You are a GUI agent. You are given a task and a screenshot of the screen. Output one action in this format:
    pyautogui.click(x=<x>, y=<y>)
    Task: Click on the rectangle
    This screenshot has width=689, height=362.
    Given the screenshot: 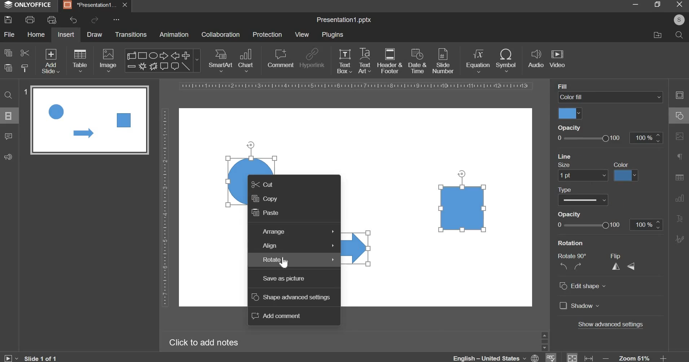 What is the action you would take?
    pyautogui.click(x=463, y=208)
    